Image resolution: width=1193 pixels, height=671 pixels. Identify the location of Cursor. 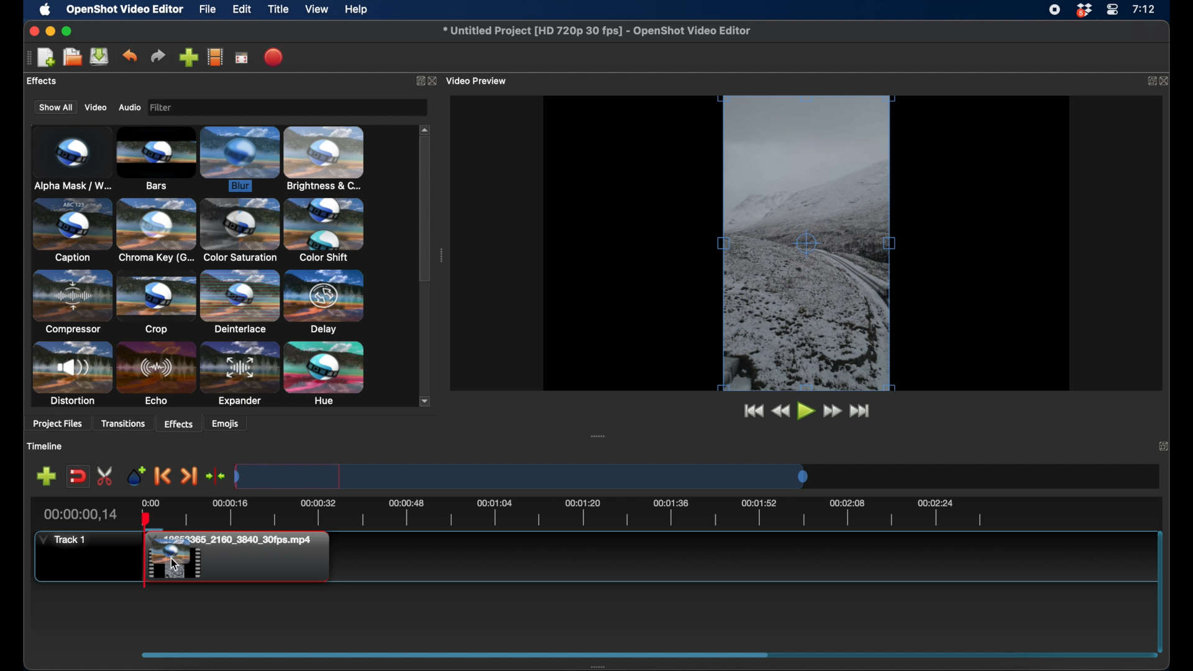
(175, 564).